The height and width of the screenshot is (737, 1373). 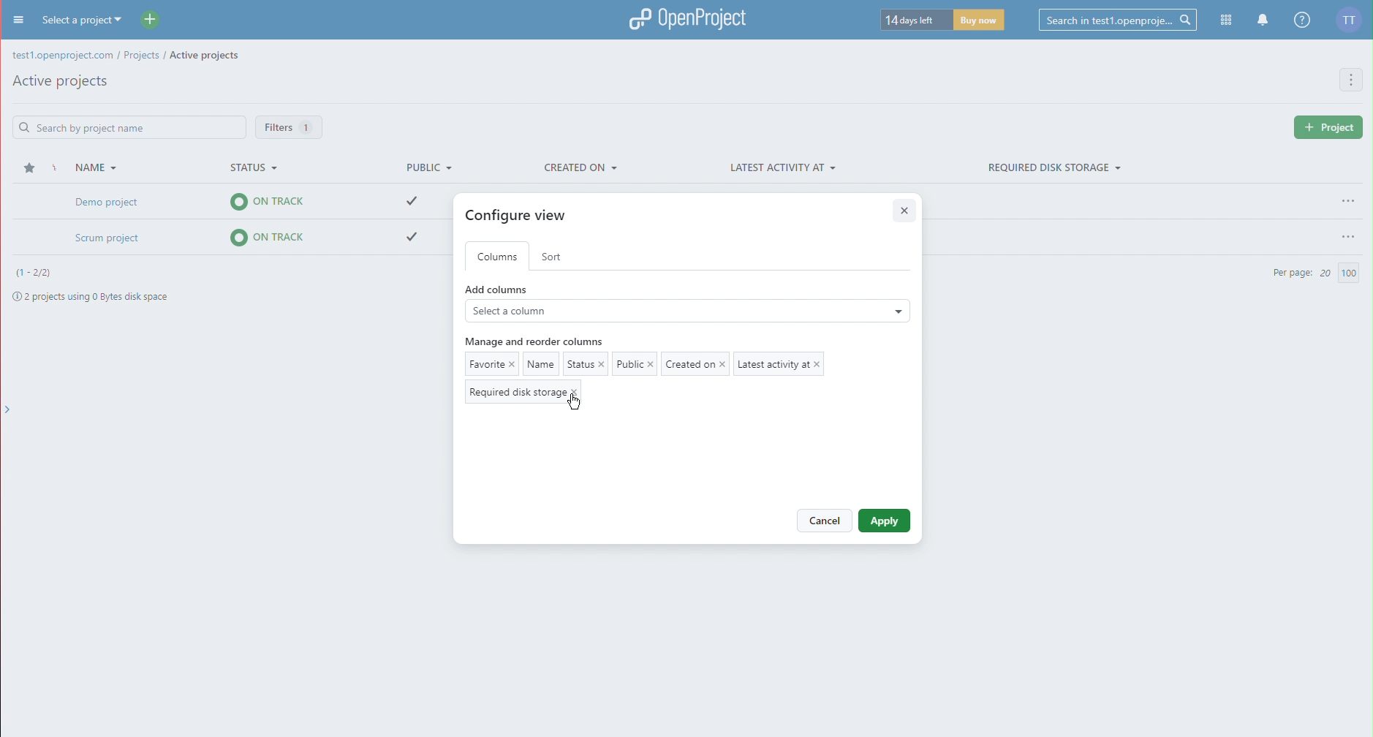 I want to click on Projects number, so click(x=37, y=272).